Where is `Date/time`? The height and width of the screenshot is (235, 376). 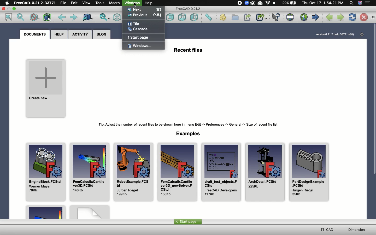 Date/time is located at coordinates (323, 3).